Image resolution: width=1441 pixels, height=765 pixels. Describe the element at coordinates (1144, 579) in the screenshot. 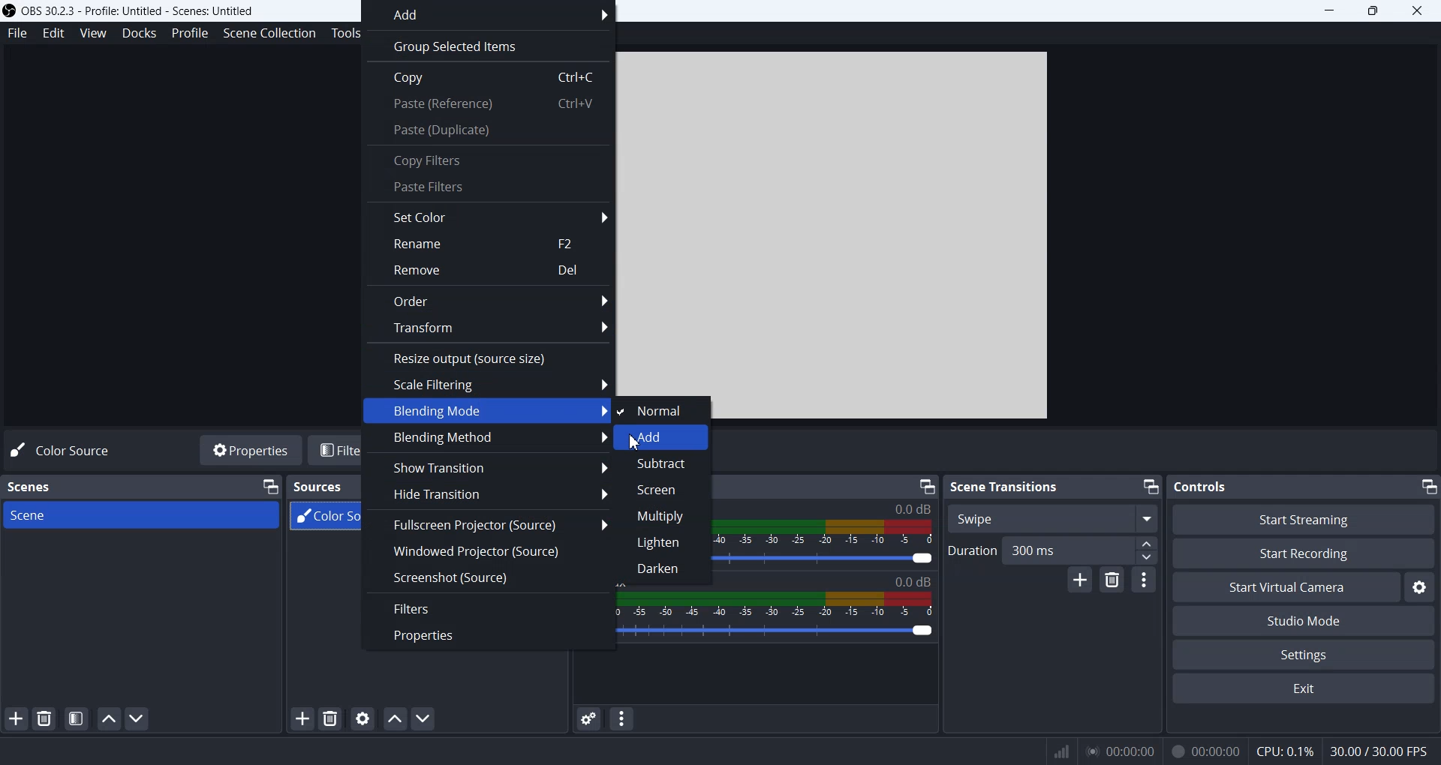

I see `Transition properties` at that location.